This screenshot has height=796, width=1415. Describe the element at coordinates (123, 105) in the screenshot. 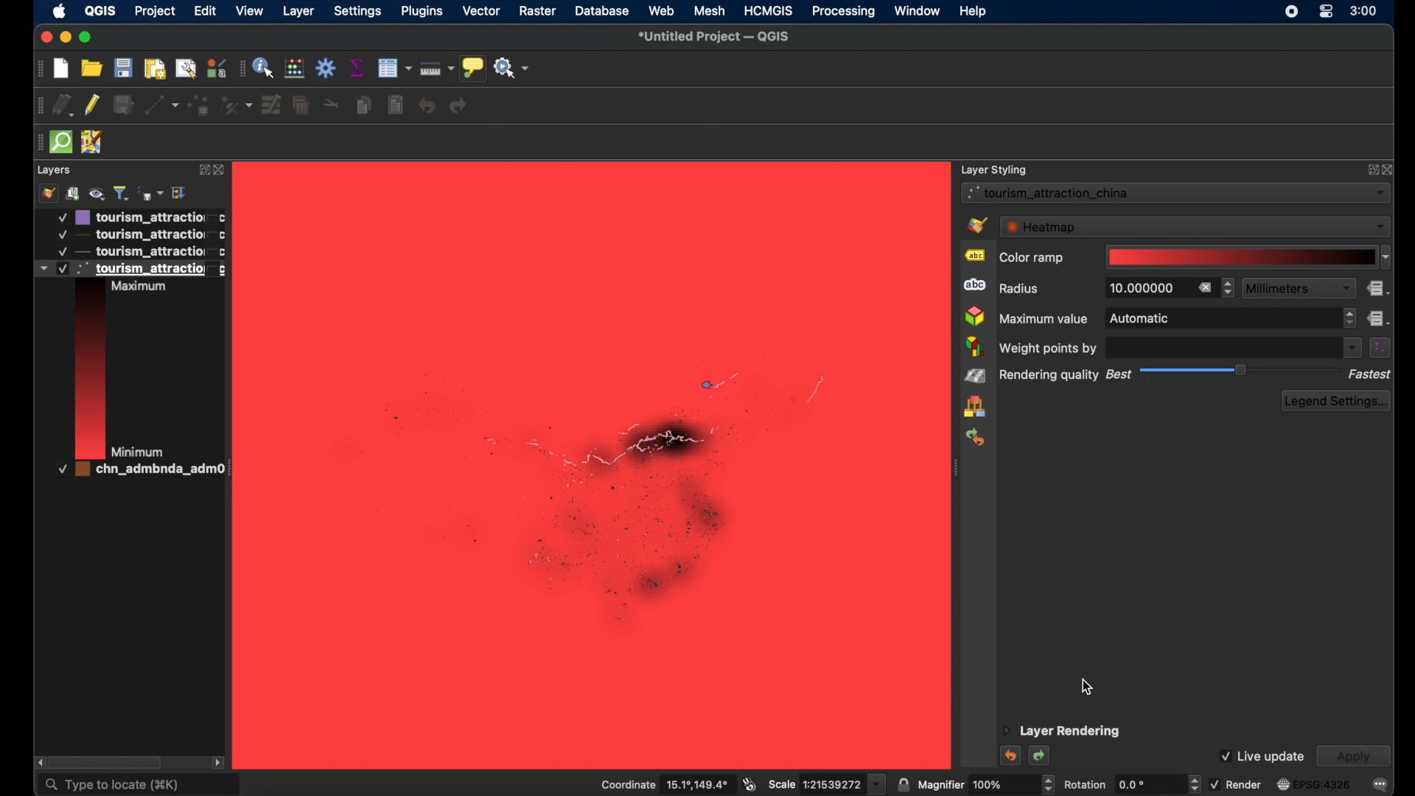

I see `save edits` at that location.